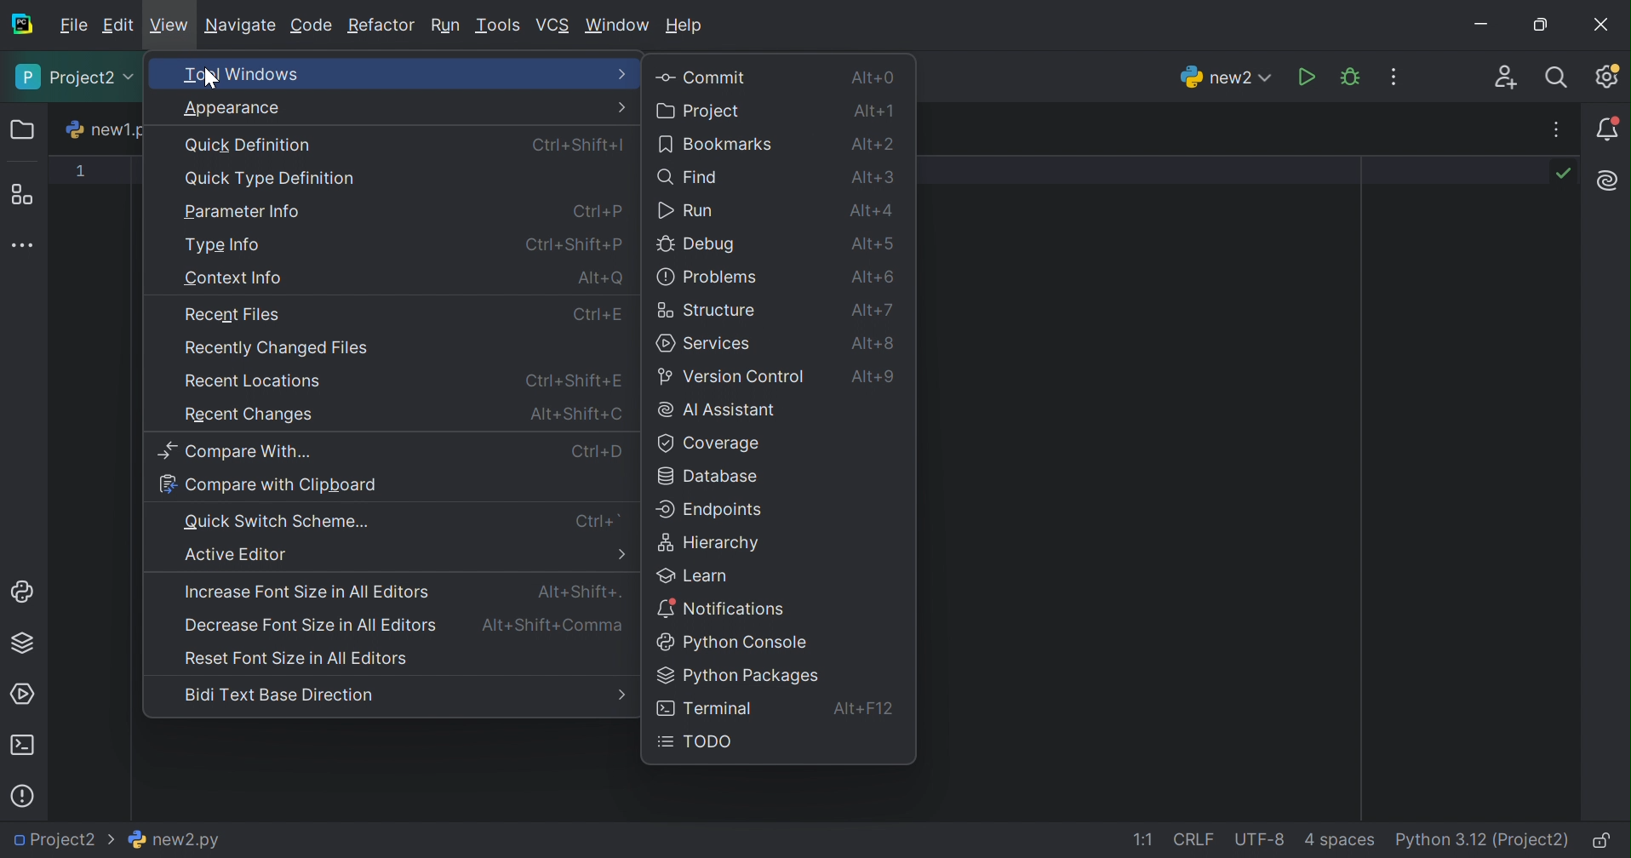 Image resolution: width=1631 pixels, height=858 pixels. What do you see at coordinates (878, 277) in the screenshot?
I see `Alt+6` at bounding box center [878, 277].